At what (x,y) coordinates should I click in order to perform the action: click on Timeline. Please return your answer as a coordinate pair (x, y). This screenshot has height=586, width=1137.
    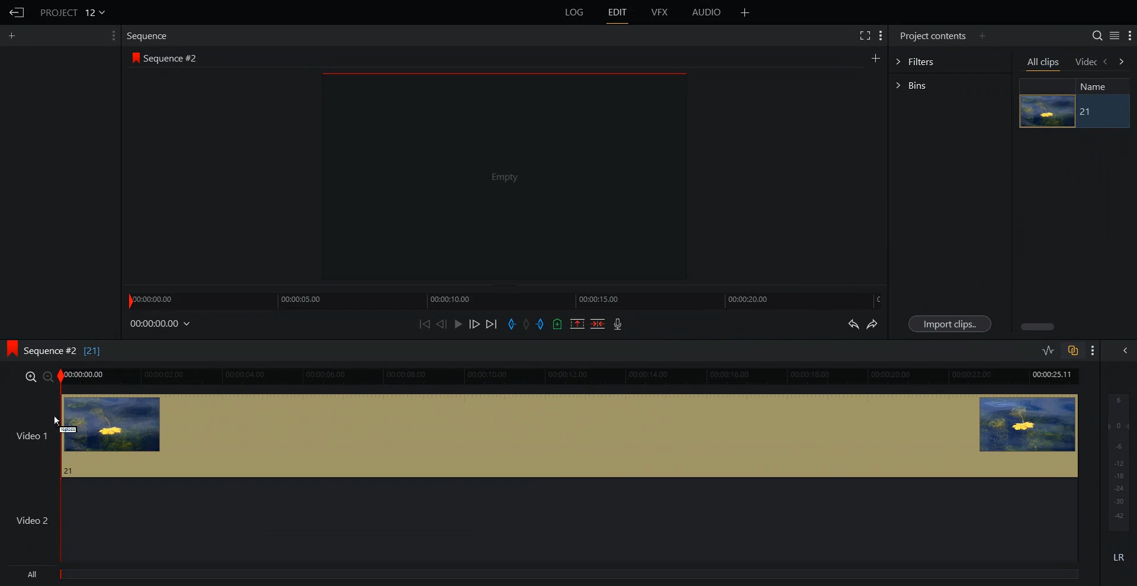
    Looking at the image, I should click on (569, 377).